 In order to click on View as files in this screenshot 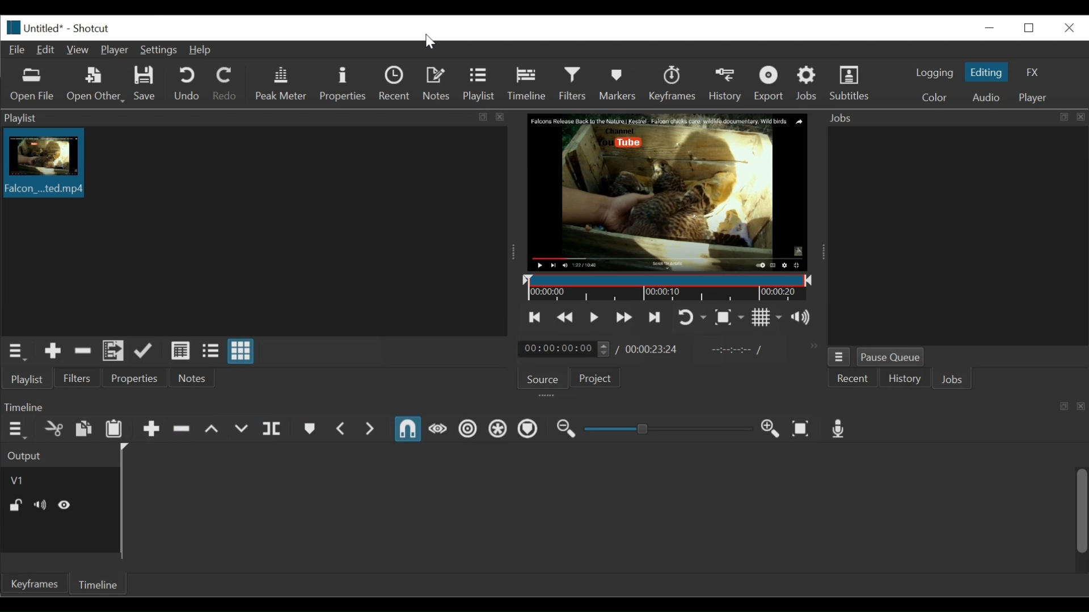, I will do `click(209, 352)`.